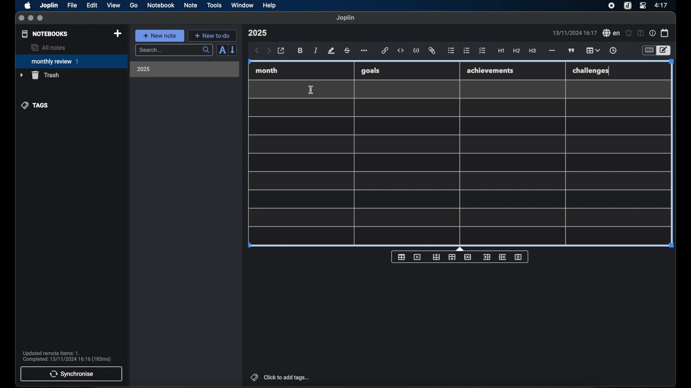  I want to click on maximize, so click(41, 18).